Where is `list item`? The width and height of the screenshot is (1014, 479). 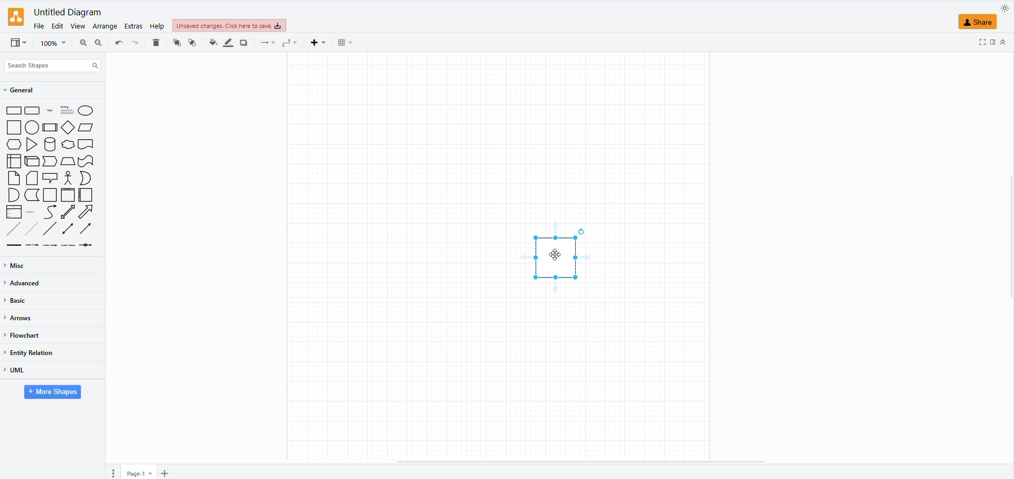
list item is located at coordinates (32, 212).